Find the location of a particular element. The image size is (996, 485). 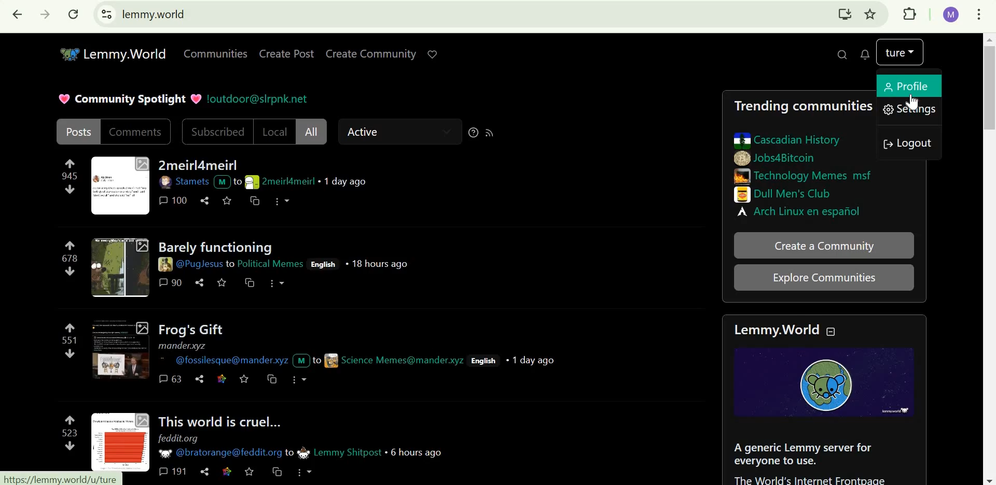

share is located at coordinates (199, 283).